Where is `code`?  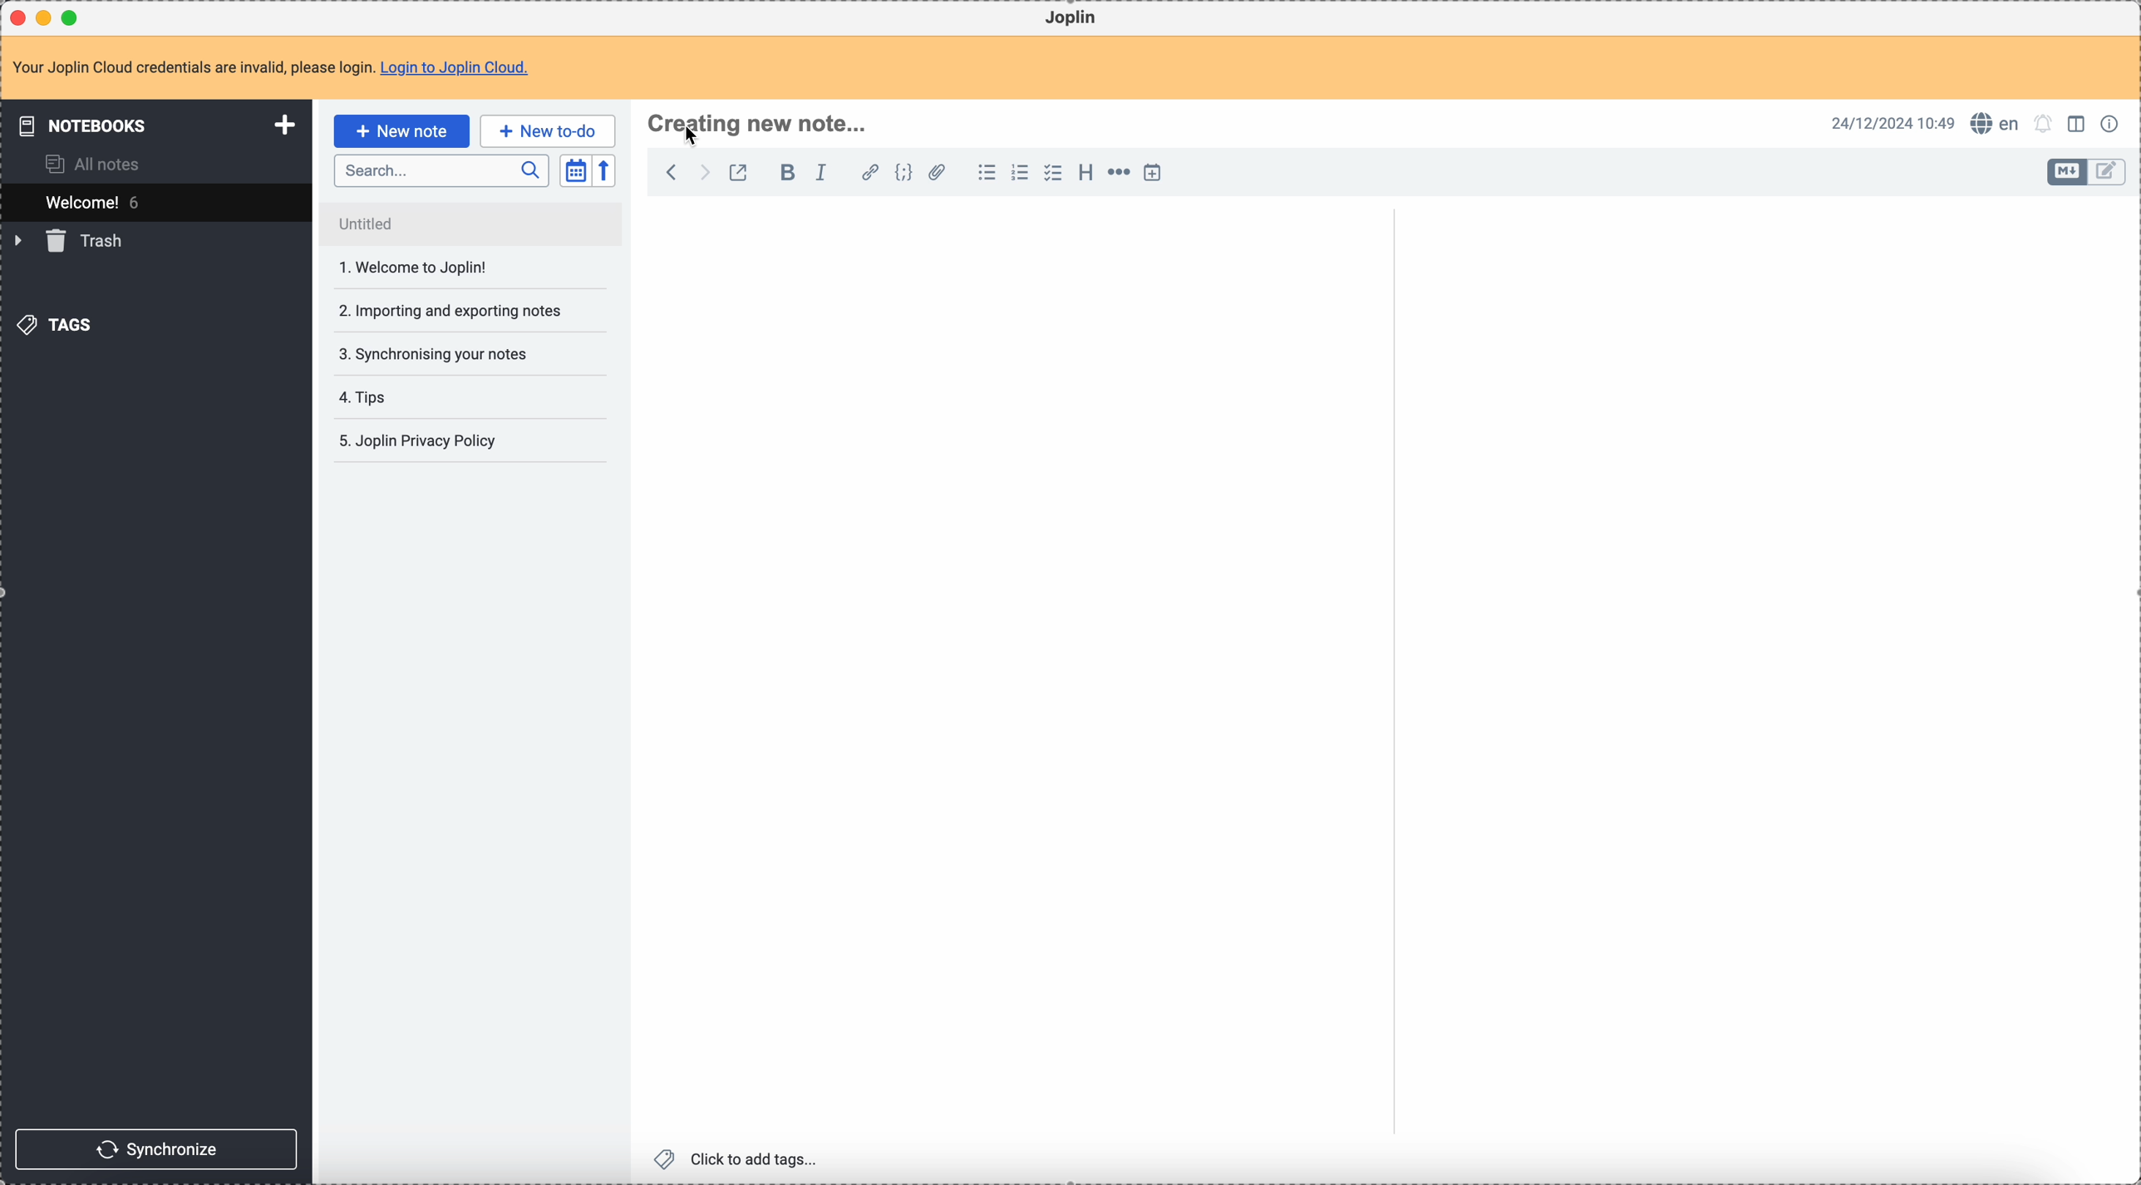 code is located at coordinates (906, 174).